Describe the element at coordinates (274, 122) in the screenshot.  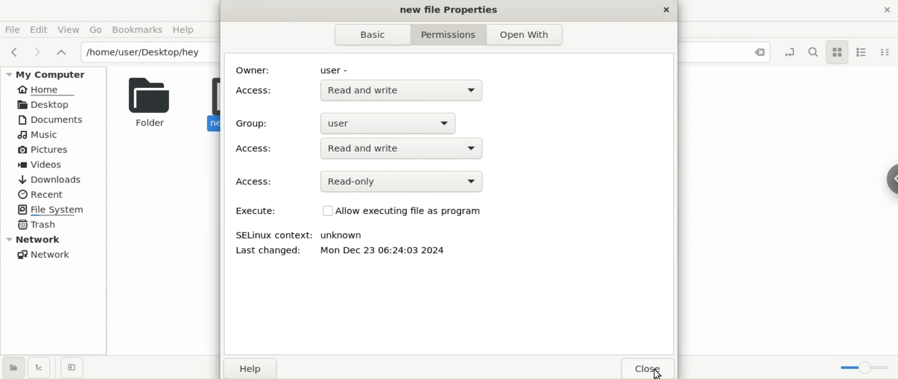
I see `Group` at that location.